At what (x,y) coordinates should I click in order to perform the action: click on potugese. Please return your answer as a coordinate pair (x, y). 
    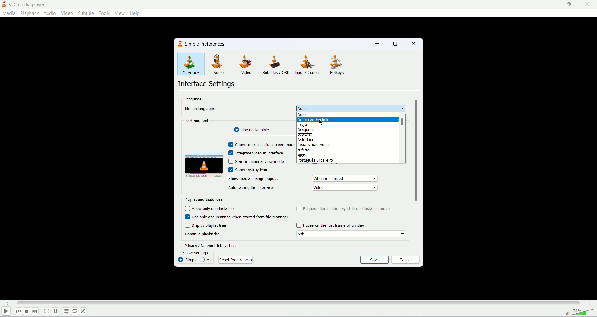
    Looking at the image, I should click on (317, 161).